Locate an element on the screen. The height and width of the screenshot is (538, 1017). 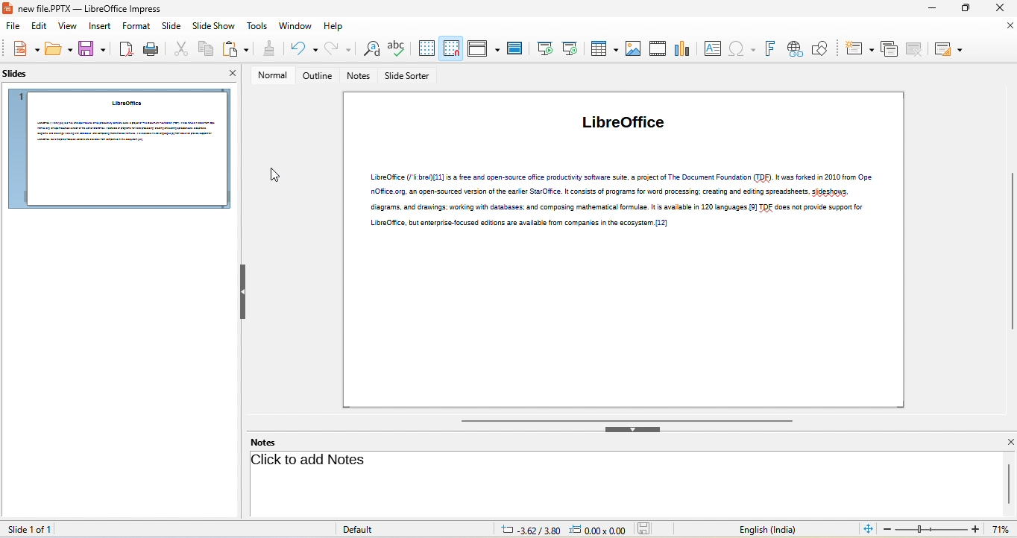
chart is located at coordinates (681, 50).